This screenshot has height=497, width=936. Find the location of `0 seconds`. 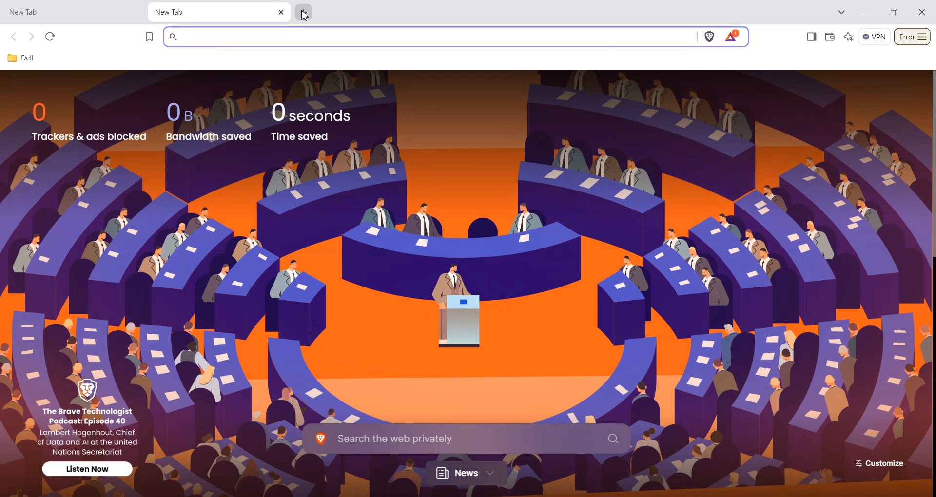

0 seconds is located at coordinates (318, 111).